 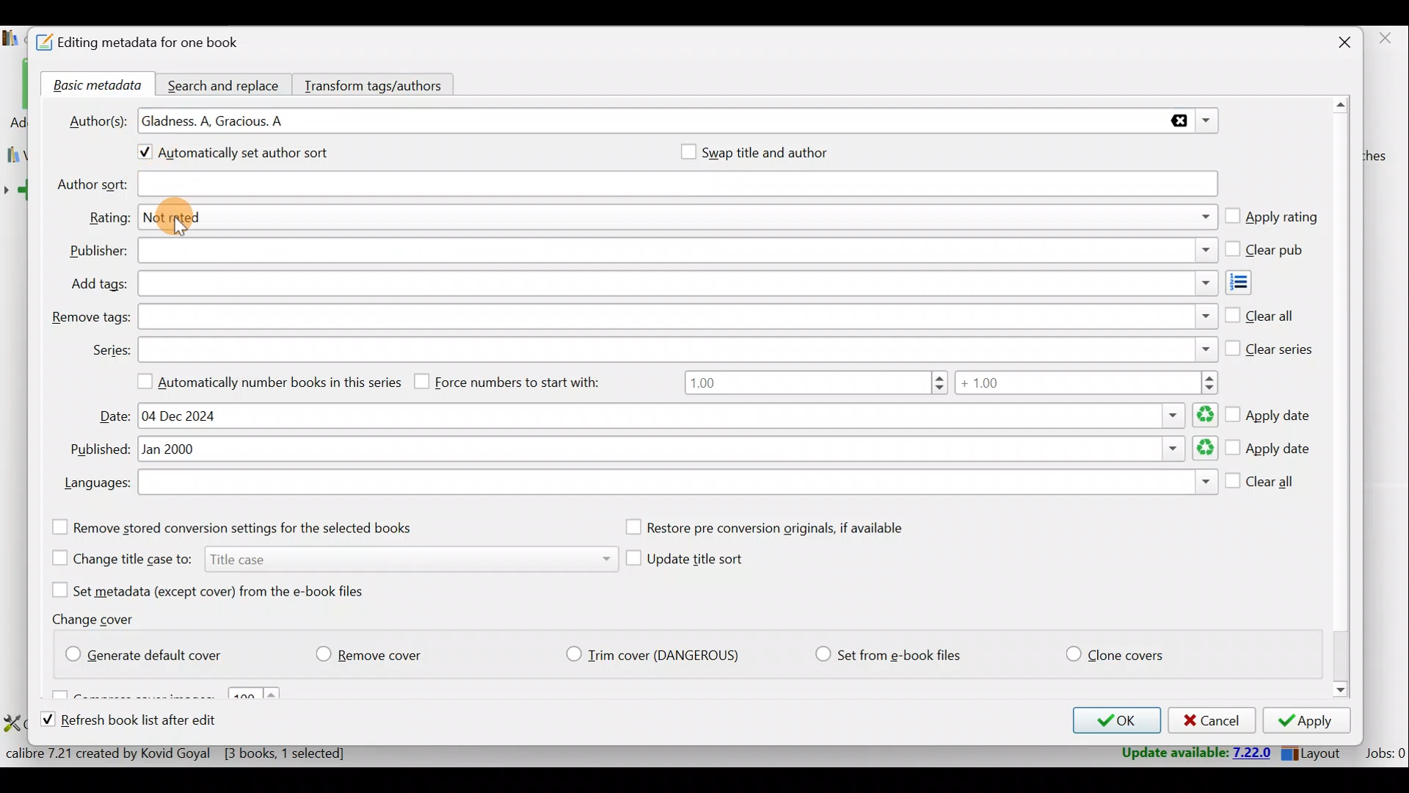 What do you see at coordinates (677, 252) in the screenshot?
I see `Publisher` at bounding box center [677, 252].